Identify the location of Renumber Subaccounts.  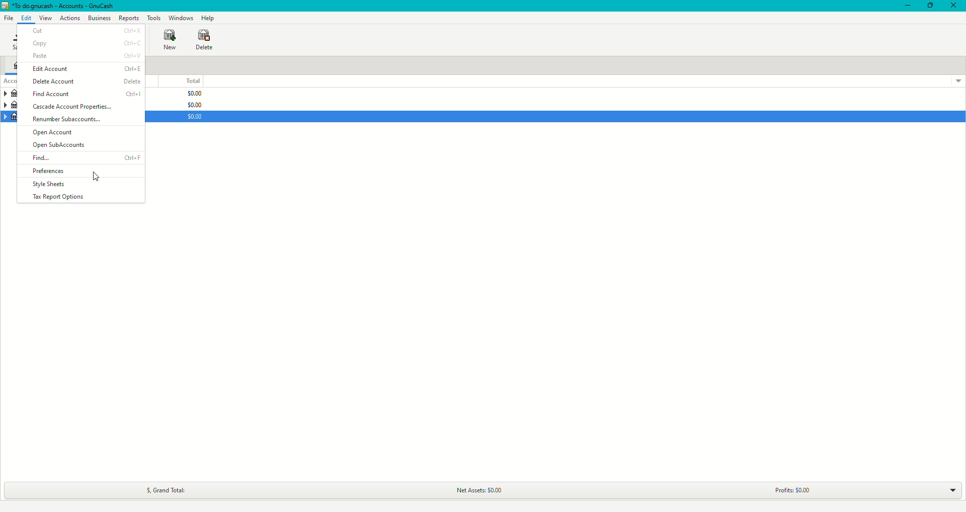
(68, 119).